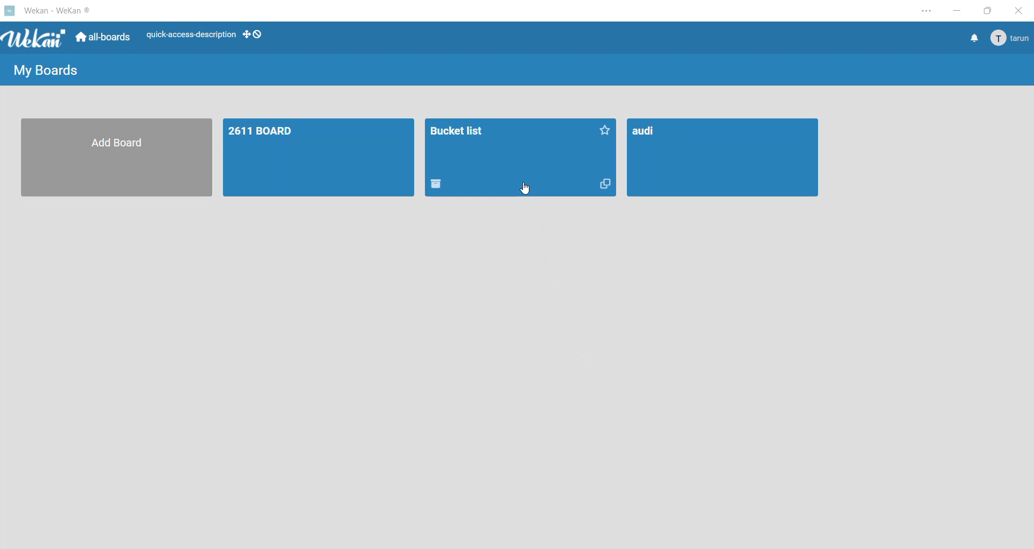 The width and height of the screenshot is (1034, 549). Describe the element at coordinates (320, 159) in the screenshot. I see `2611 BOARD` at that location.